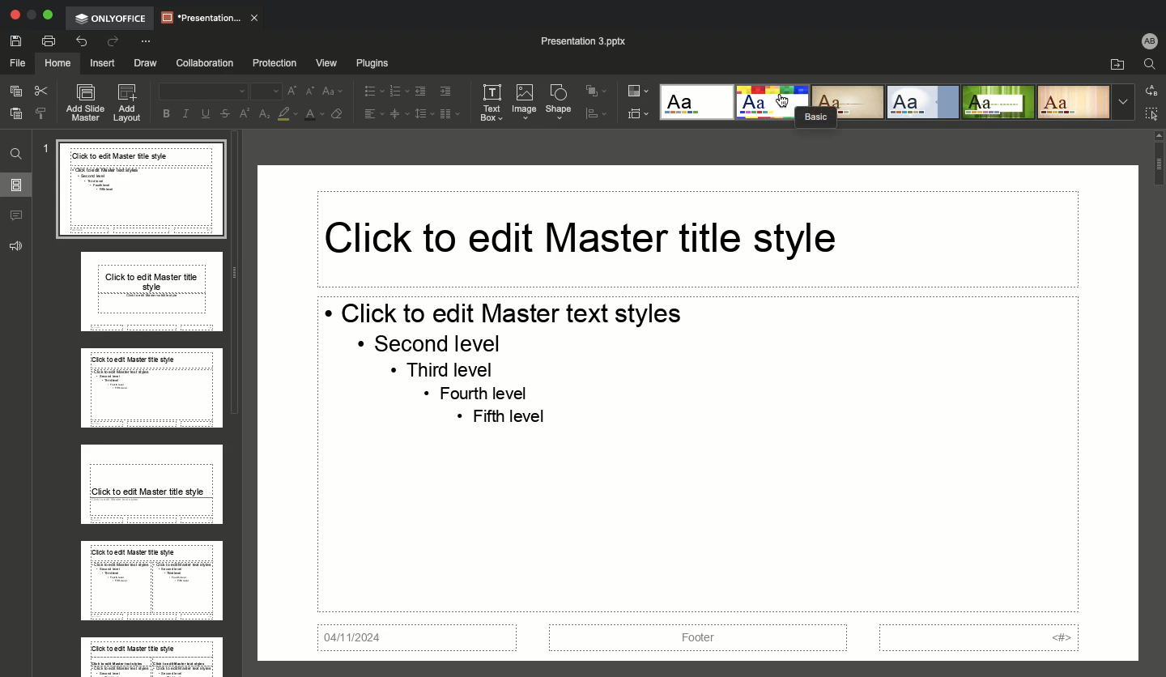 The height and width of the screenshot is (677, 1166). Describe the element at coordinates (595, 40) in the screenshot. I see `Presentation 3 pptx.` at that location.